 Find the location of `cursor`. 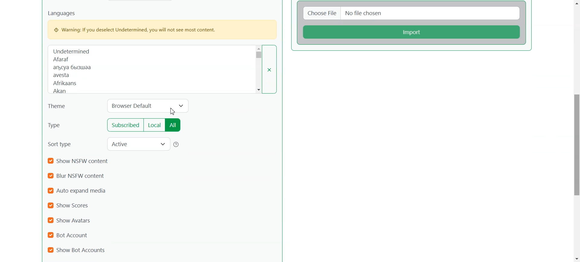

cursor is located at coordinates (173, 110).